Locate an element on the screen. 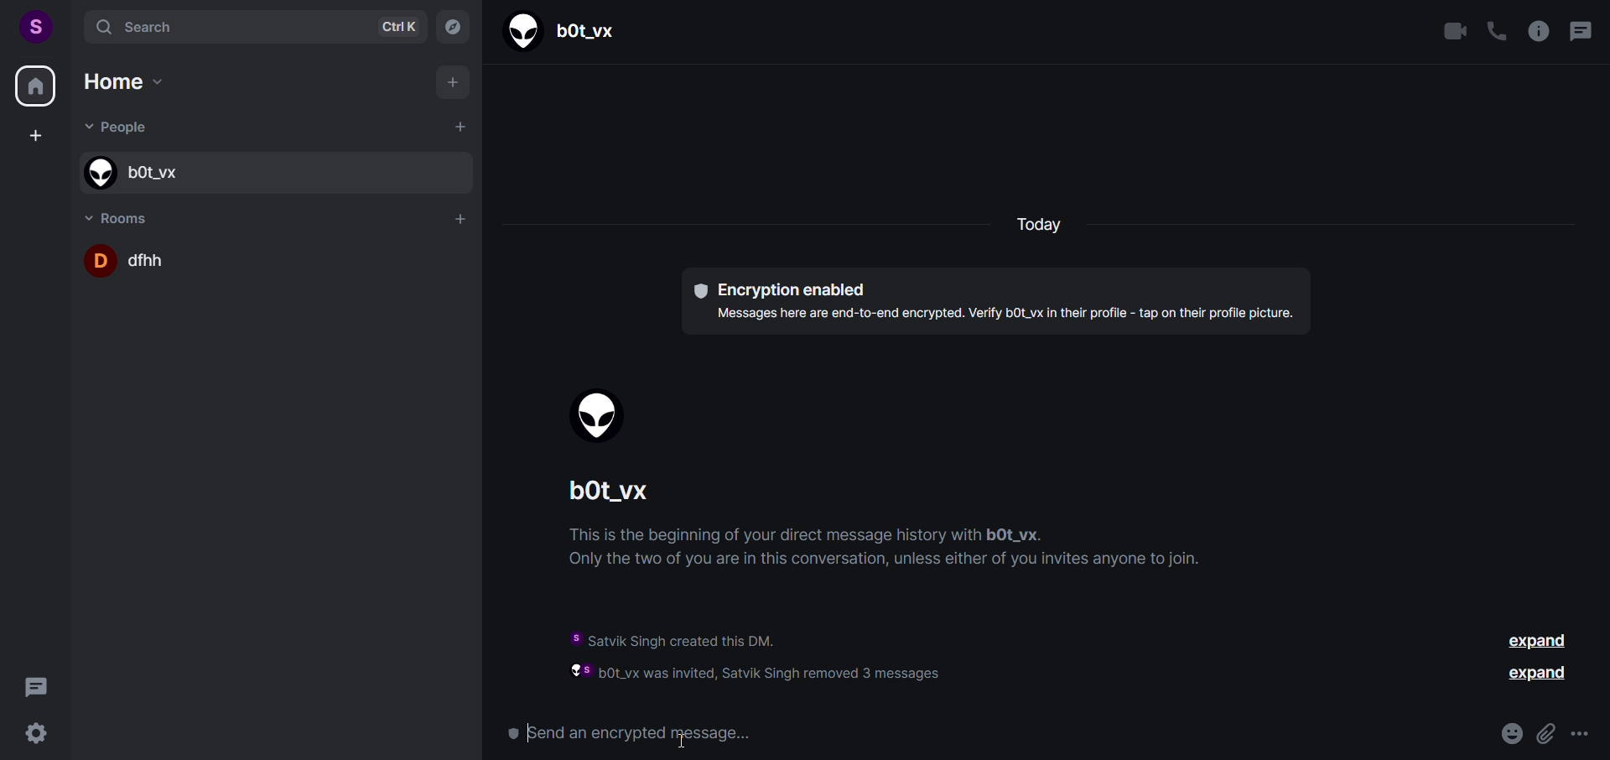 The height and width of the screenshot is (760, 1610). cursor is located at coordinates (683, 739).